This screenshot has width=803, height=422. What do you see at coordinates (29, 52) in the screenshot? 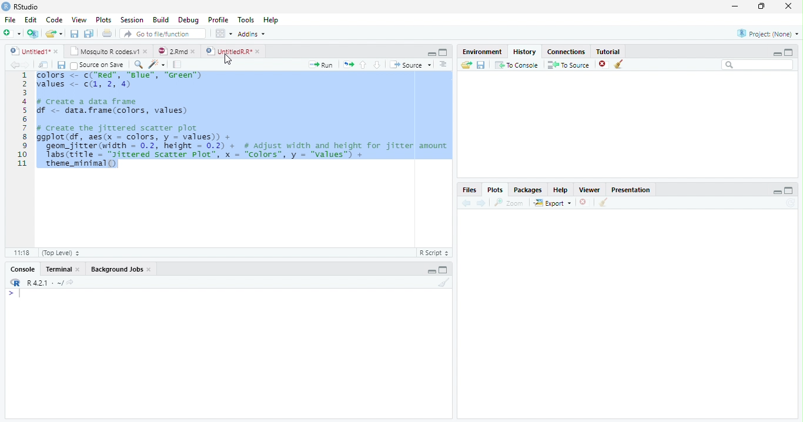
I see `Untitled1*` at bounding box center [29, 52].